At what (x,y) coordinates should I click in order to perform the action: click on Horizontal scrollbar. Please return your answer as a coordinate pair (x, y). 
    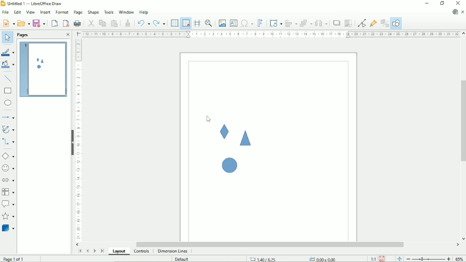
    Looking at the image, I should click on (271, 245).